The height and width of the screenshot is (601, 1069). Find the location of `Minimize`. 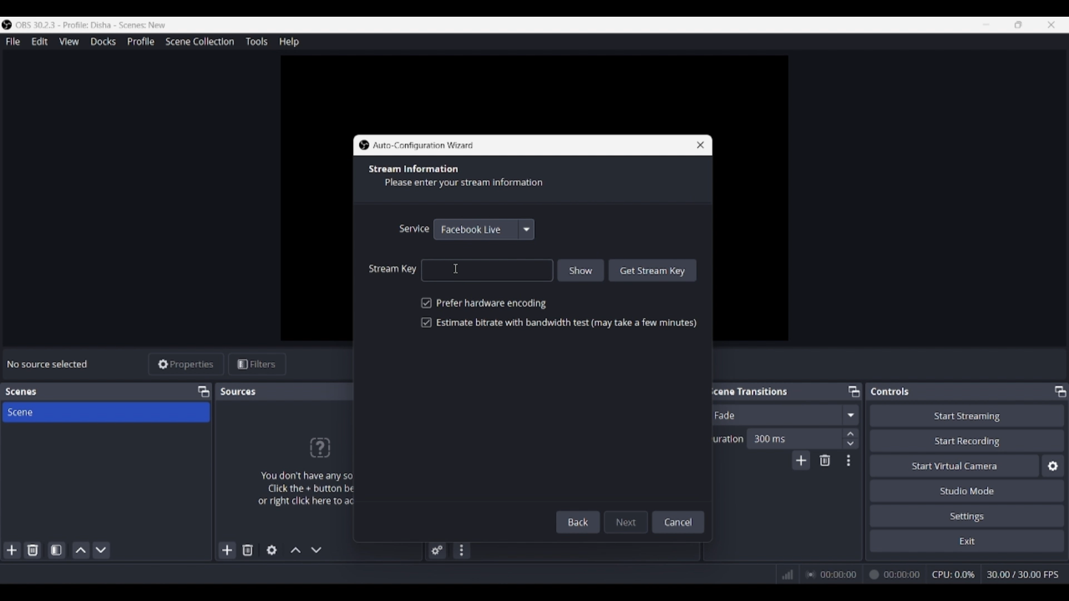

Minimize is located at coordinates (986, 24).